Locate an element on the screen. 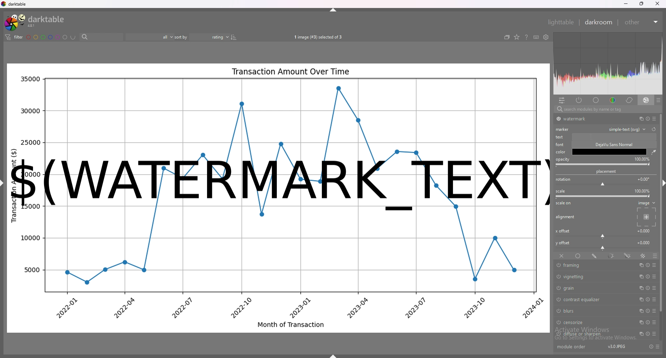  grain is located at coordinates (591, 288).